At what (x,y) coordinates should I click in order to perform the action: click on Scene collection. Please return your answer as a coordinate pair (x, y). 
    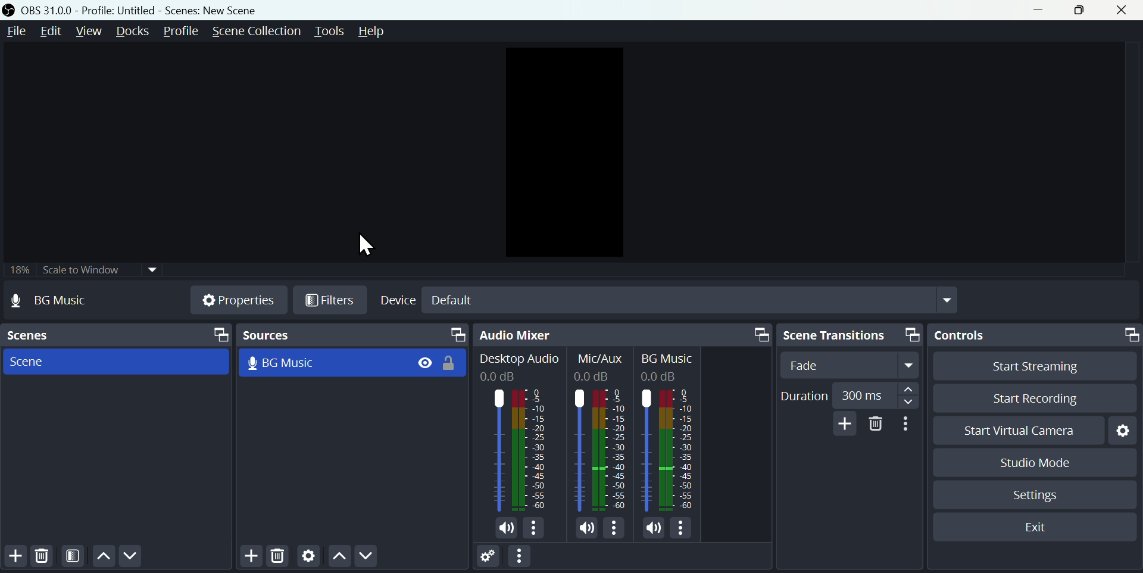
    Looking at the image, I should click on (259, 31).